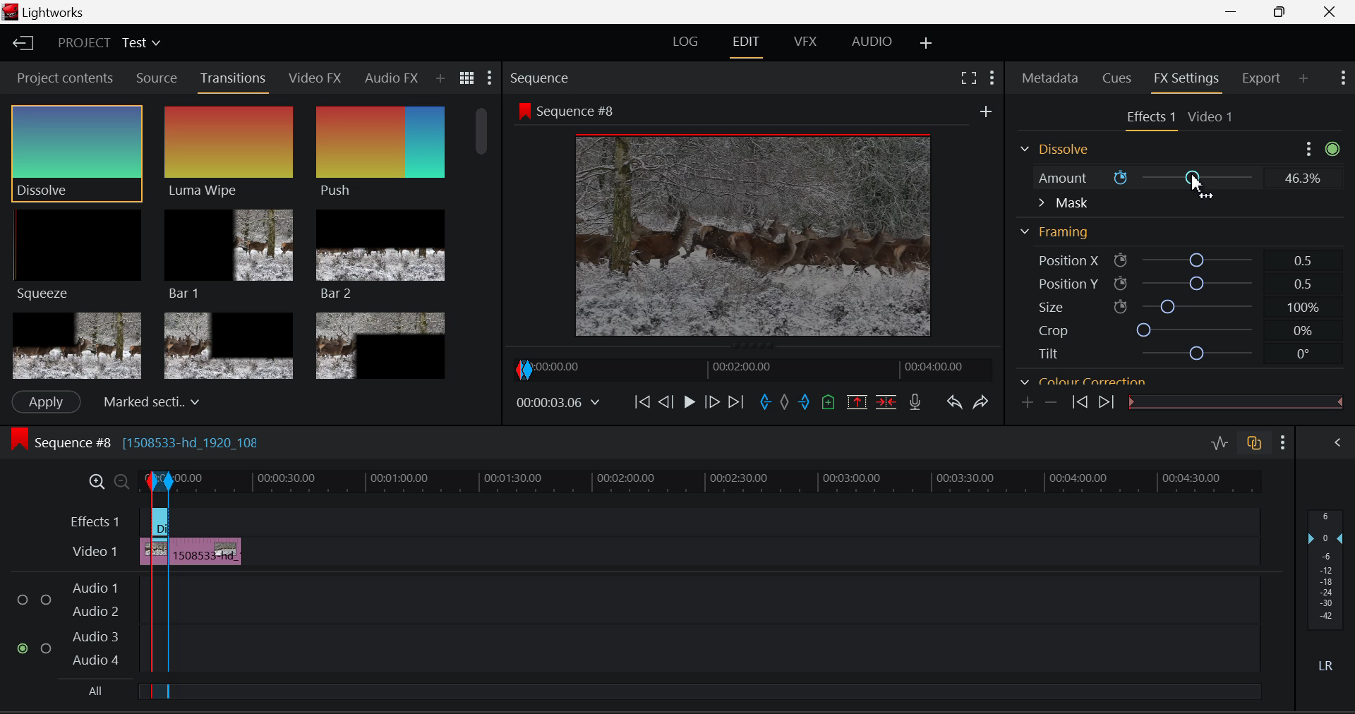 This screenshot has width=1355, height=714. Describe the element at coordinates (984, 403) in the screenshot. I see `Redo` at that location.